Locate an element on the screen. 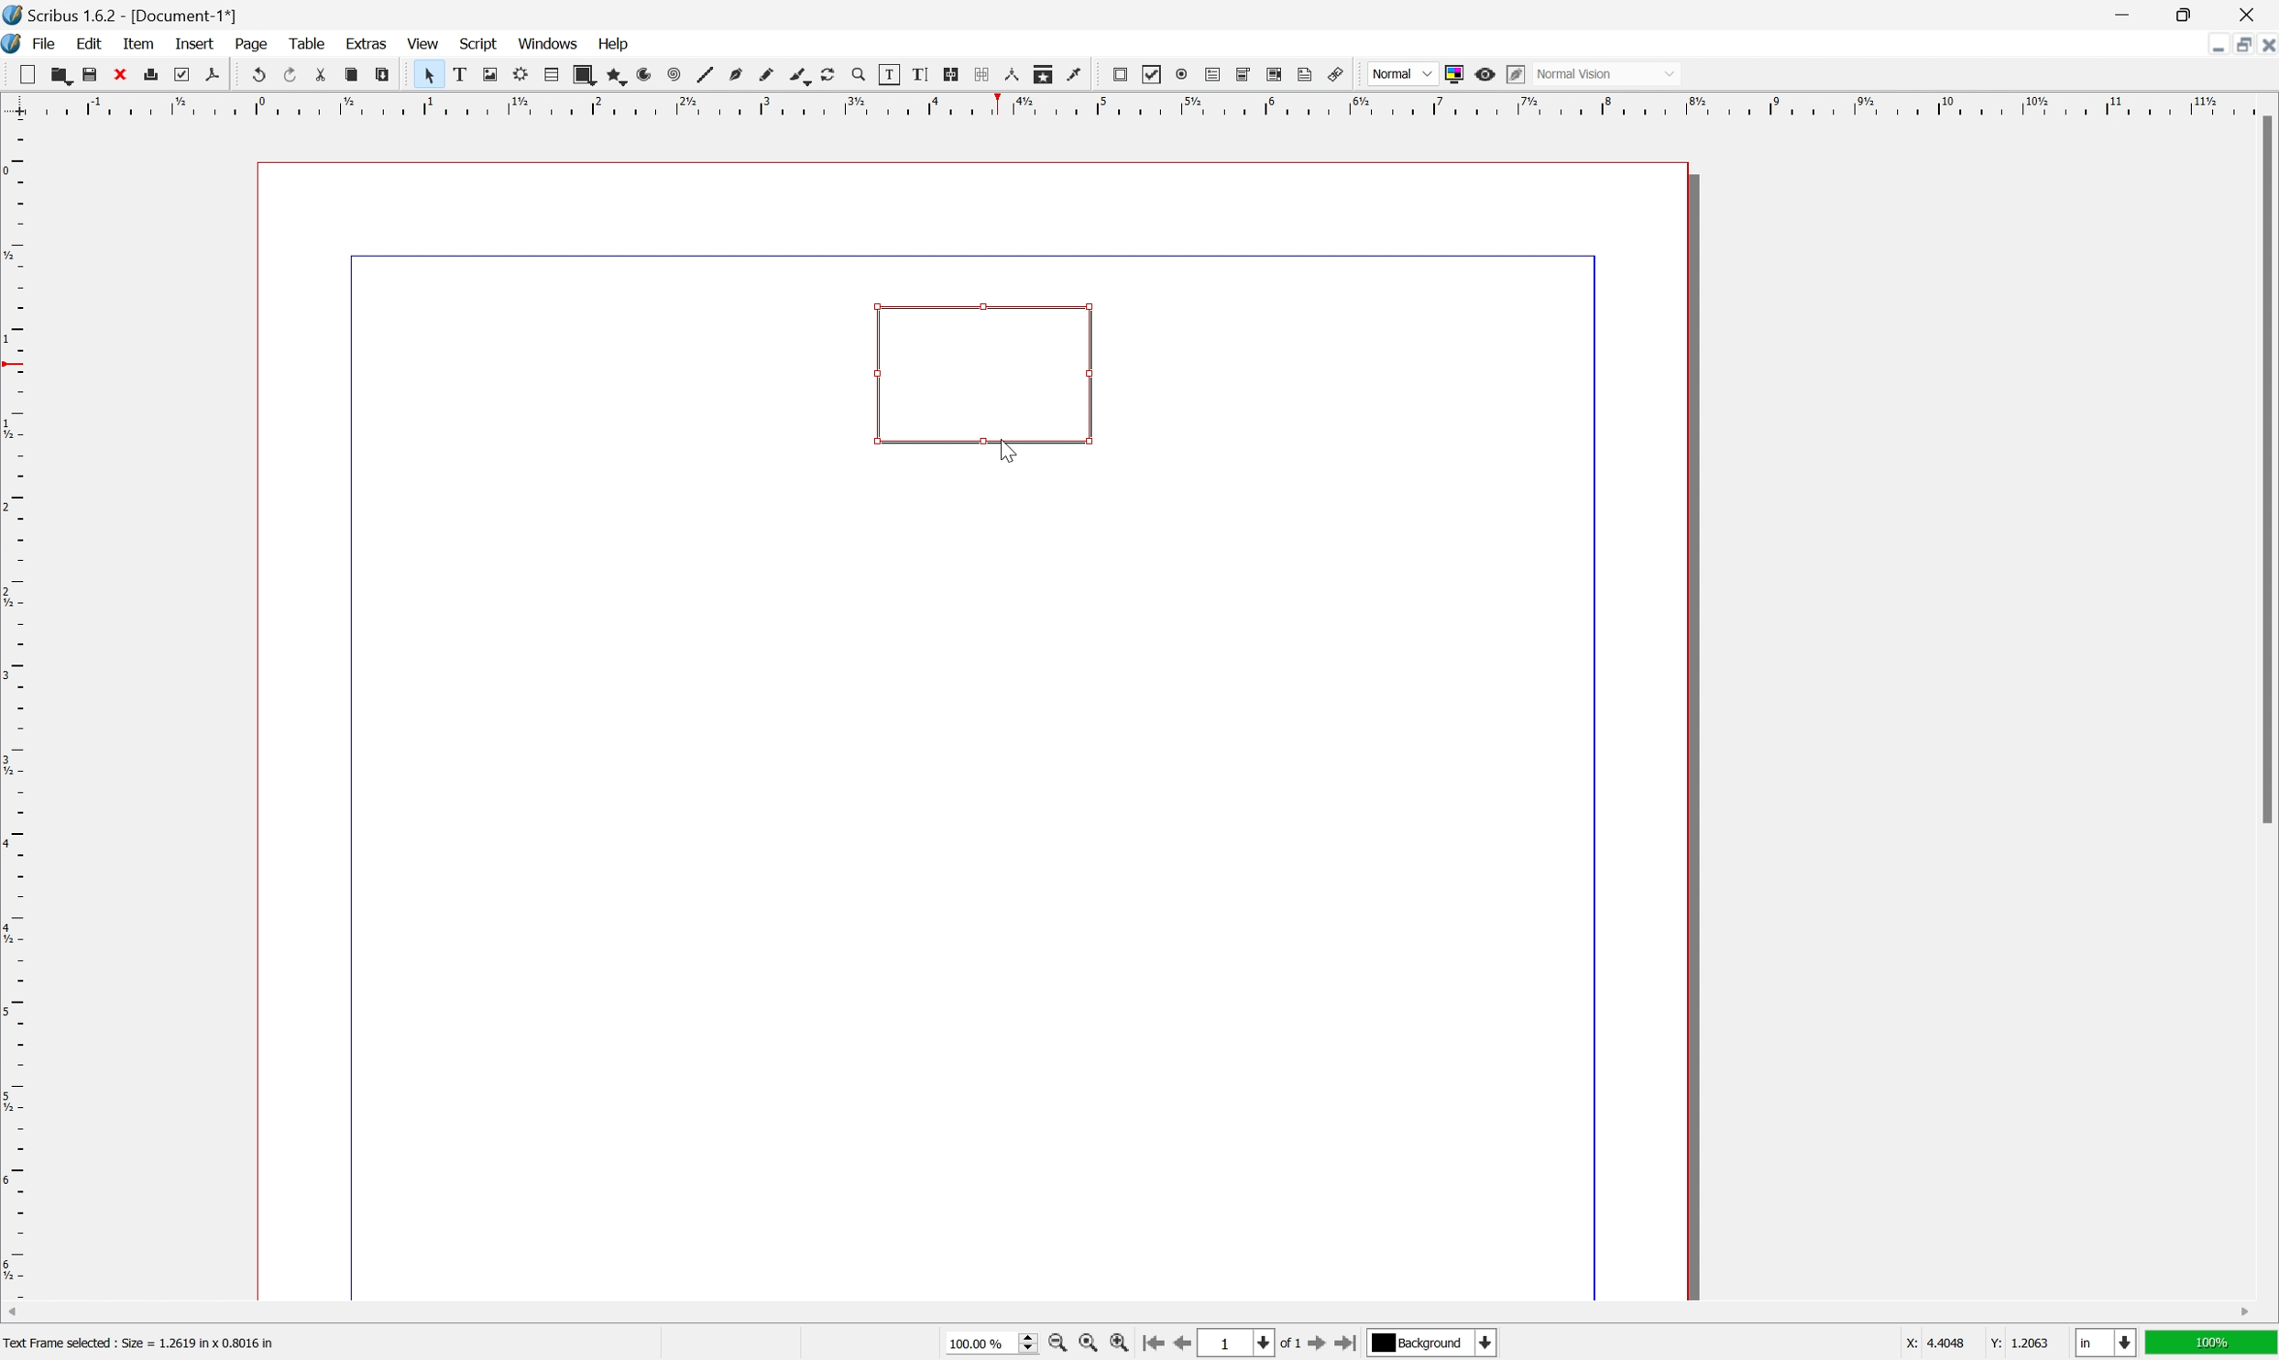  Background is located at coordinates (1431, 1344).